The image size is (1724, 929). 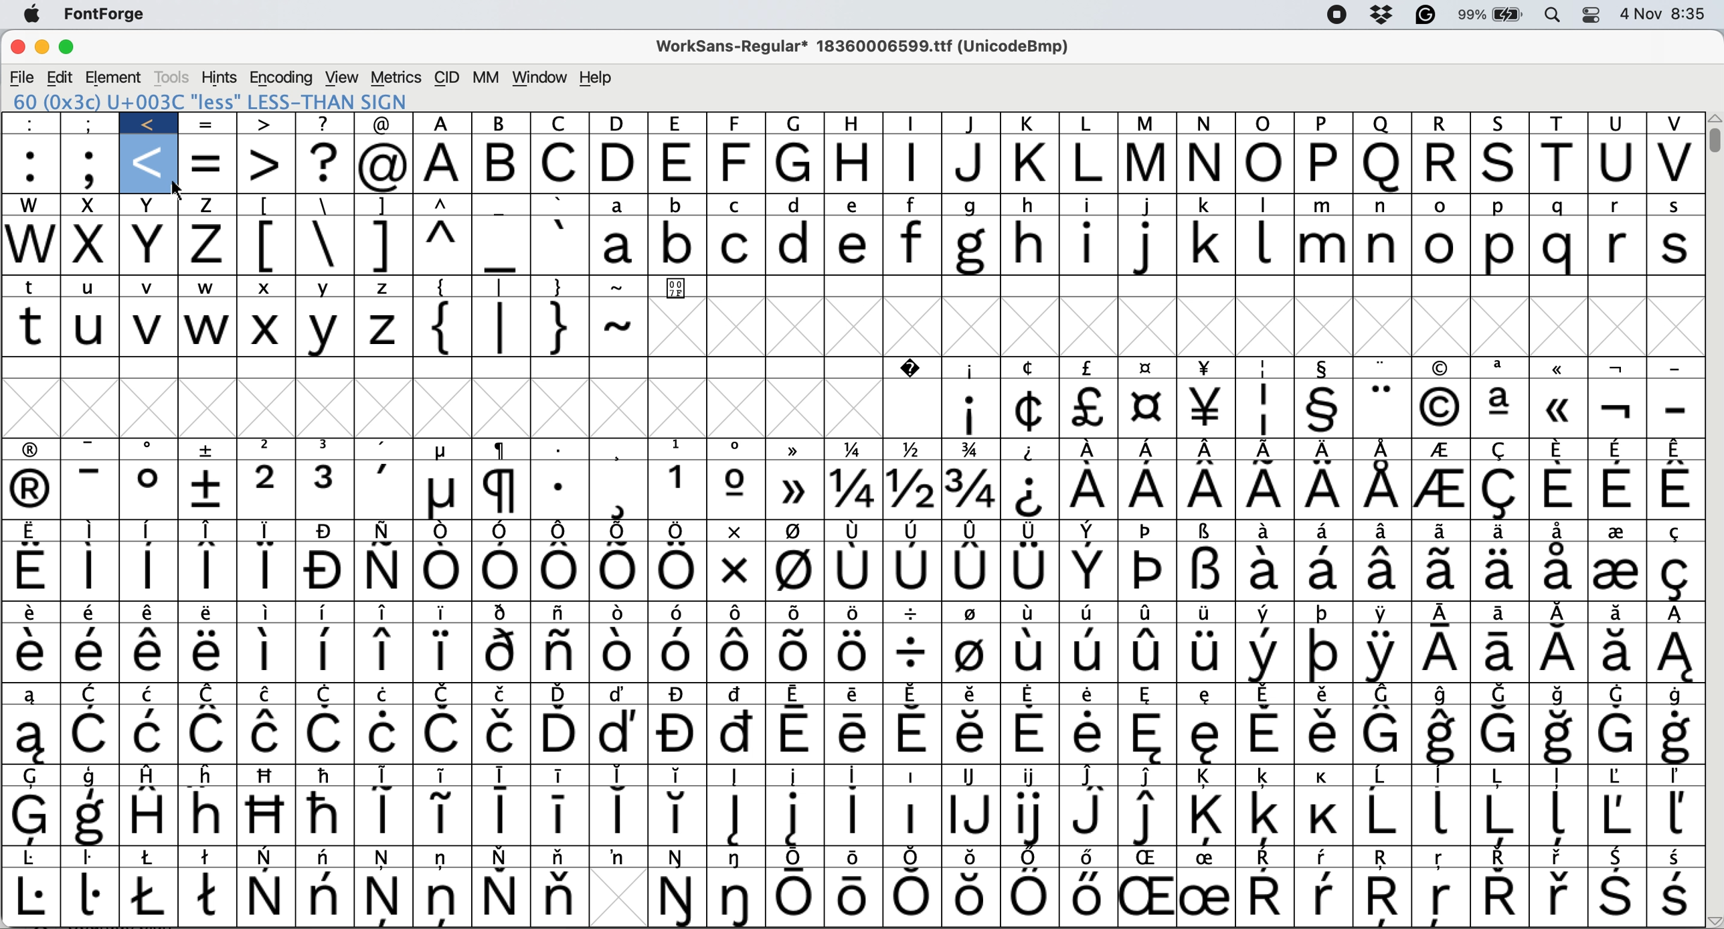 I want to click on Symbol, so click(x=33, y=451).